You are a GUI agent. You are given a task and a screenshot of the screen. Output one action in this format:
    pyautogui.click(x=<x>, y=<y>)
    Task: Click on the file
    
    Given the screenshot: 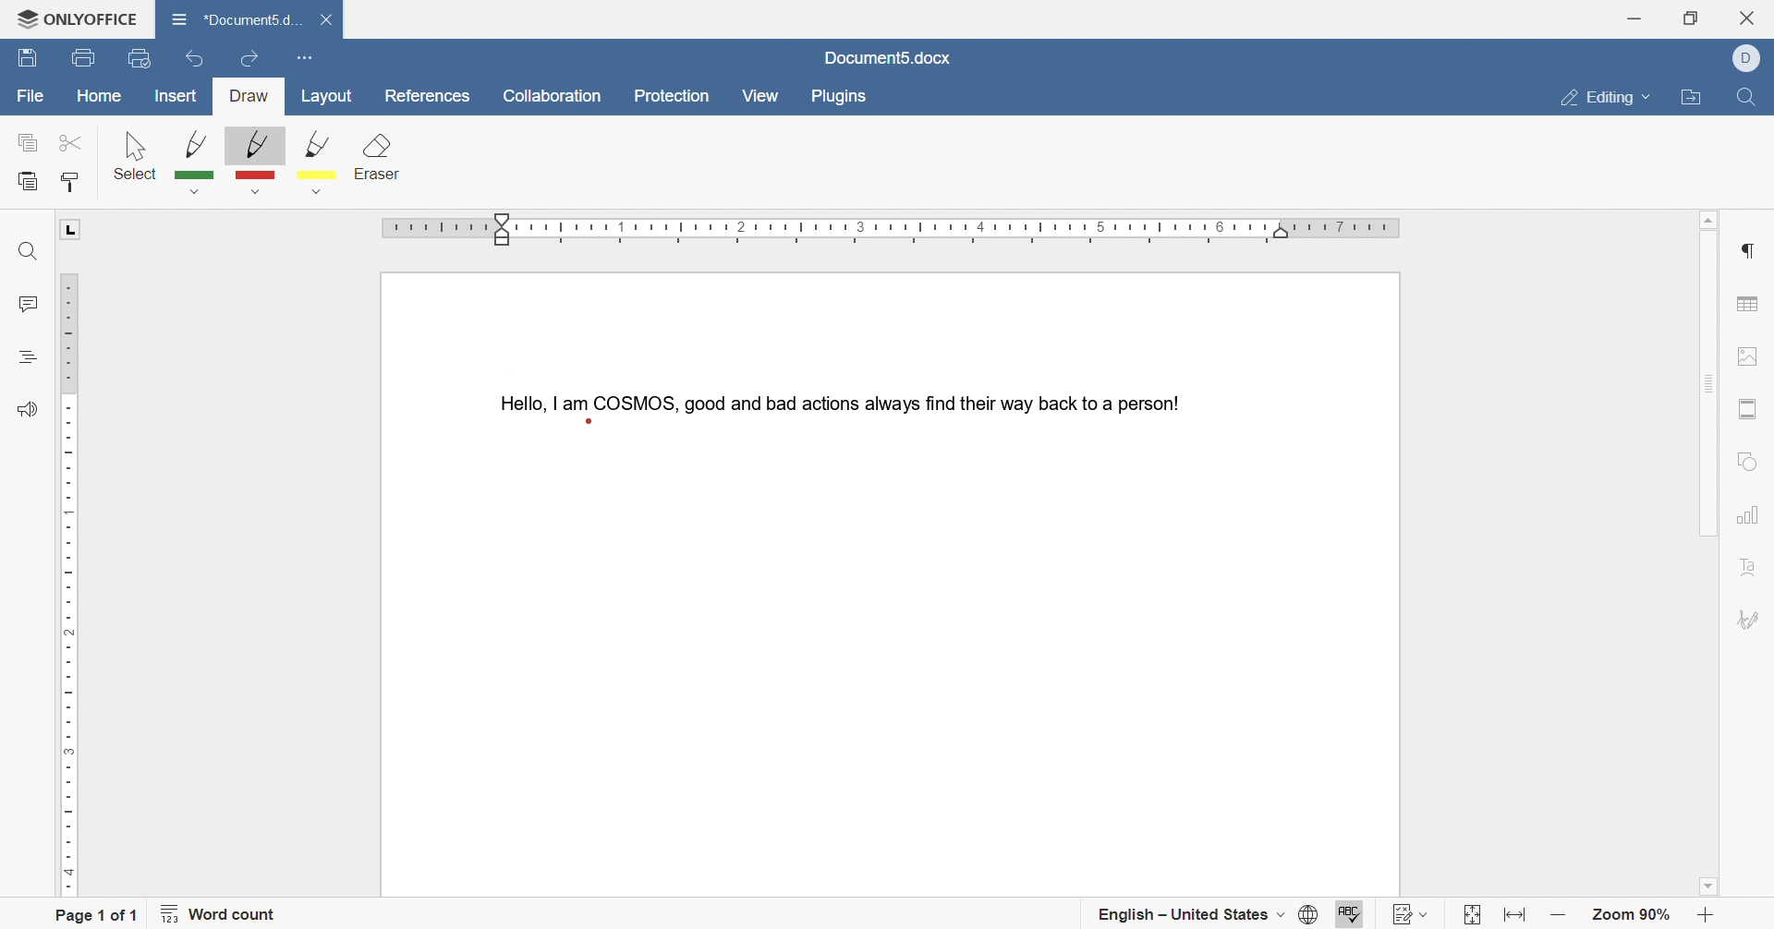 What is the action you would take?
    pyautogui.click(x=30, y=98)
    